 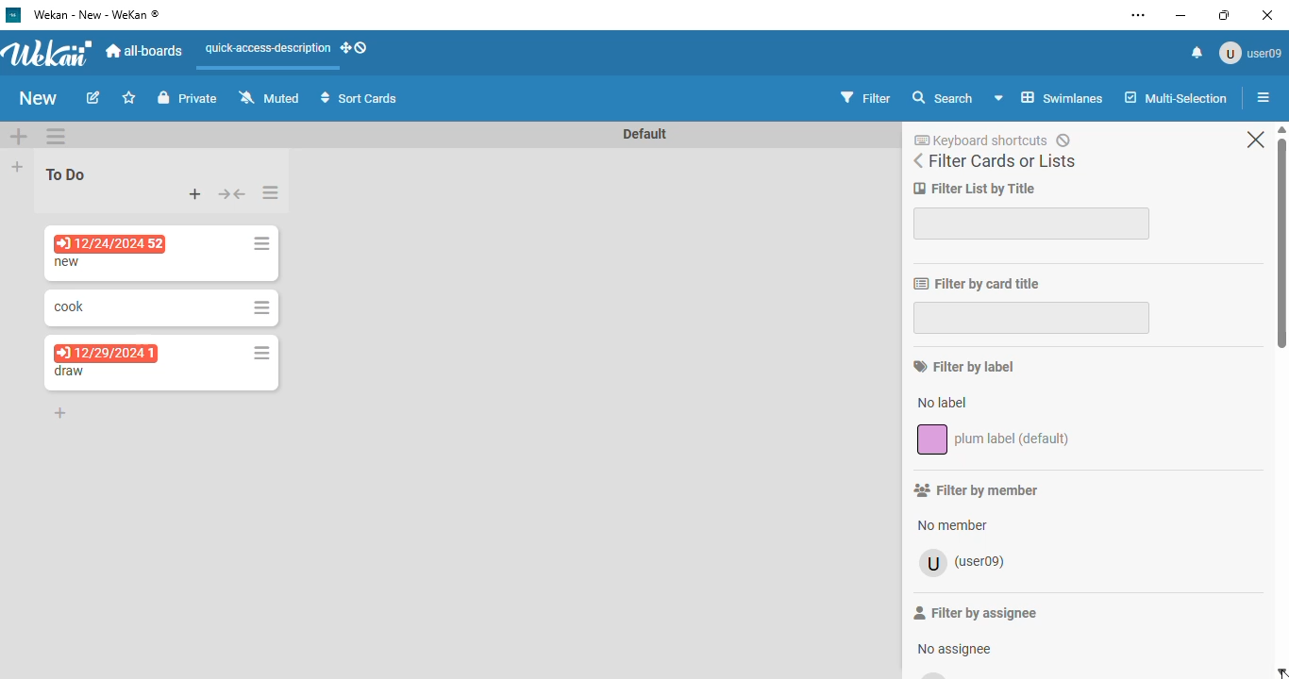 I want to click on card name, so click(x=69, y=306).